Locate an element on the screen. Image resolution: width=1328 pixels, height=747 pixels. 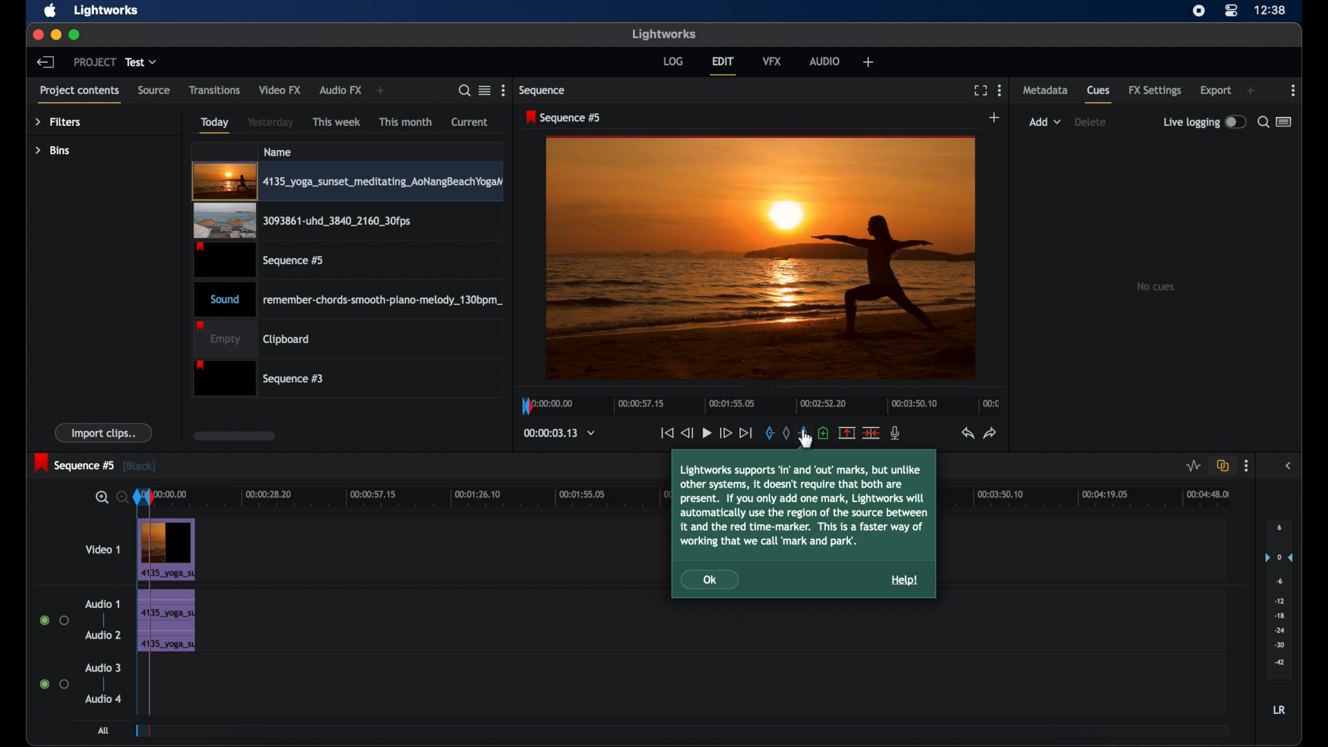
delete is located at coordinates (1093, 122).